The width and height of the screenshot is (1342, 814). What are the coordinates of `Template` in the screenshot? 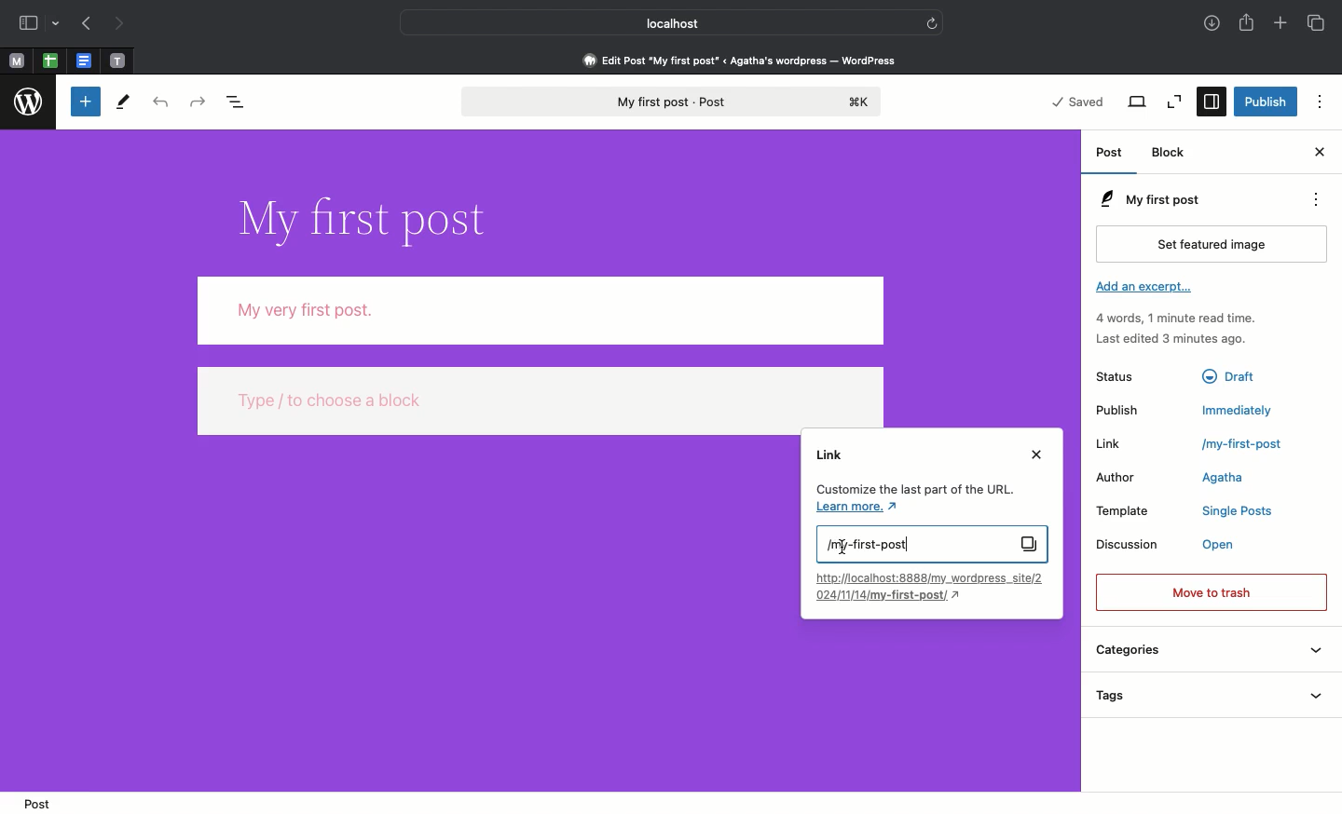 It's located at (1126, 510).